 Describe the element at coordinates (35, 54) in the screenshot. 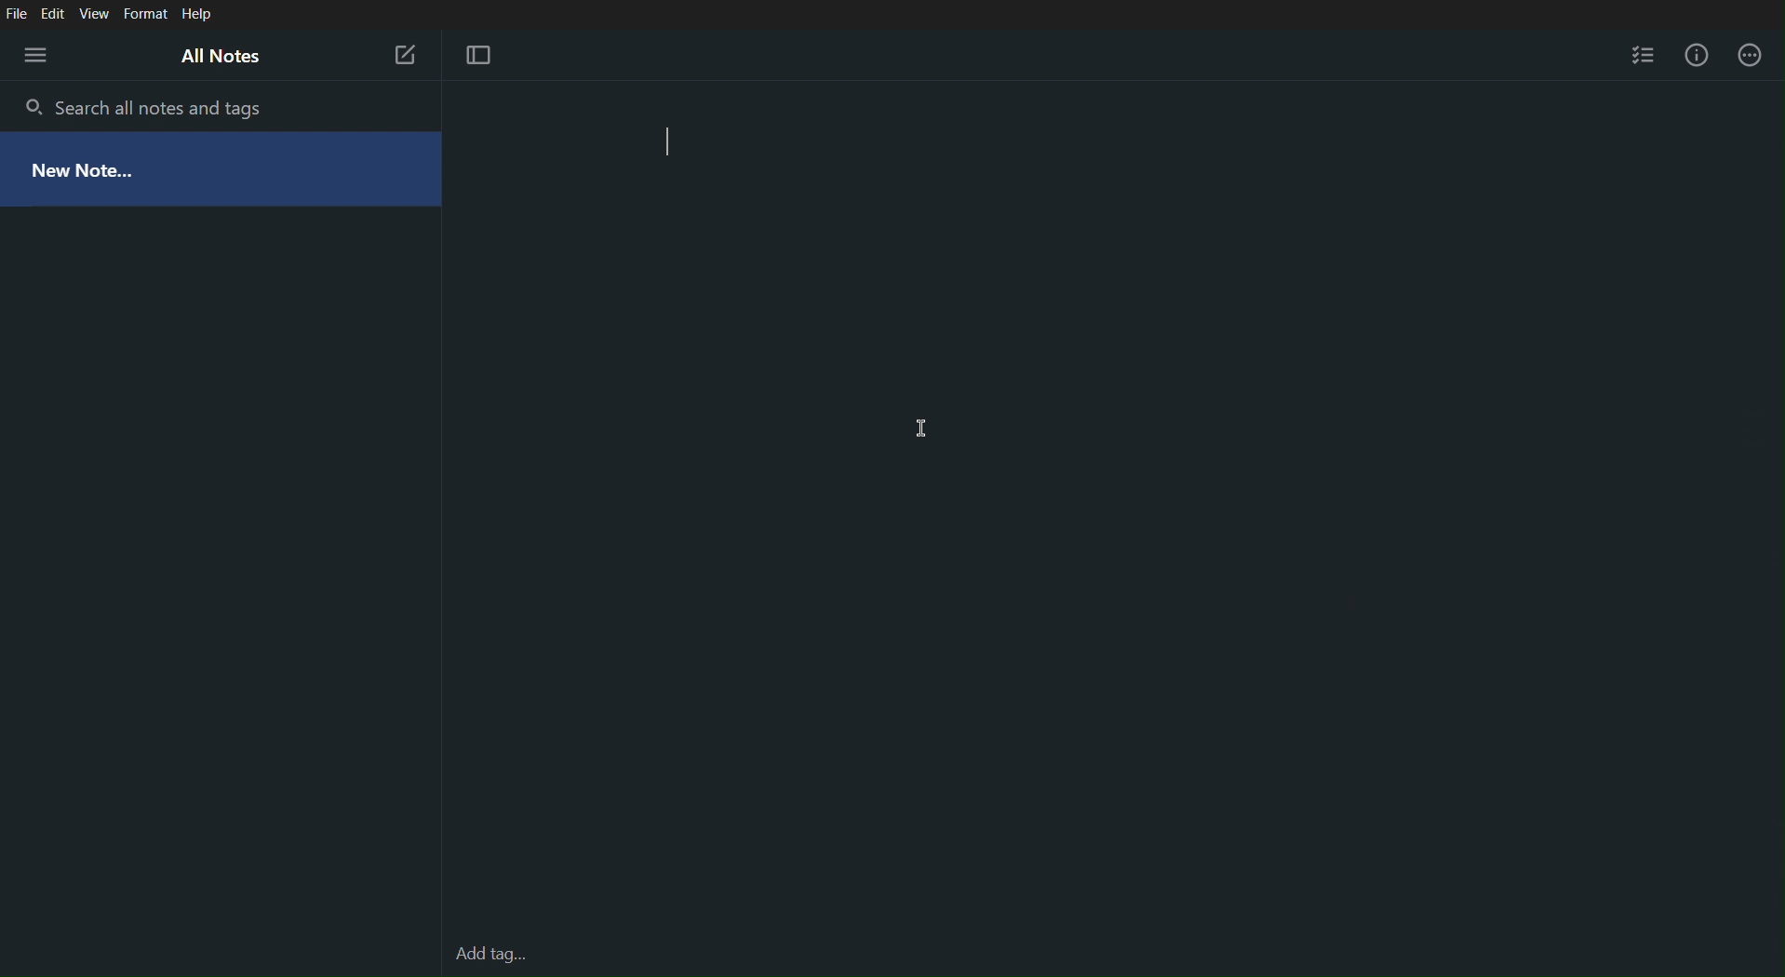

I see `More` at that location.